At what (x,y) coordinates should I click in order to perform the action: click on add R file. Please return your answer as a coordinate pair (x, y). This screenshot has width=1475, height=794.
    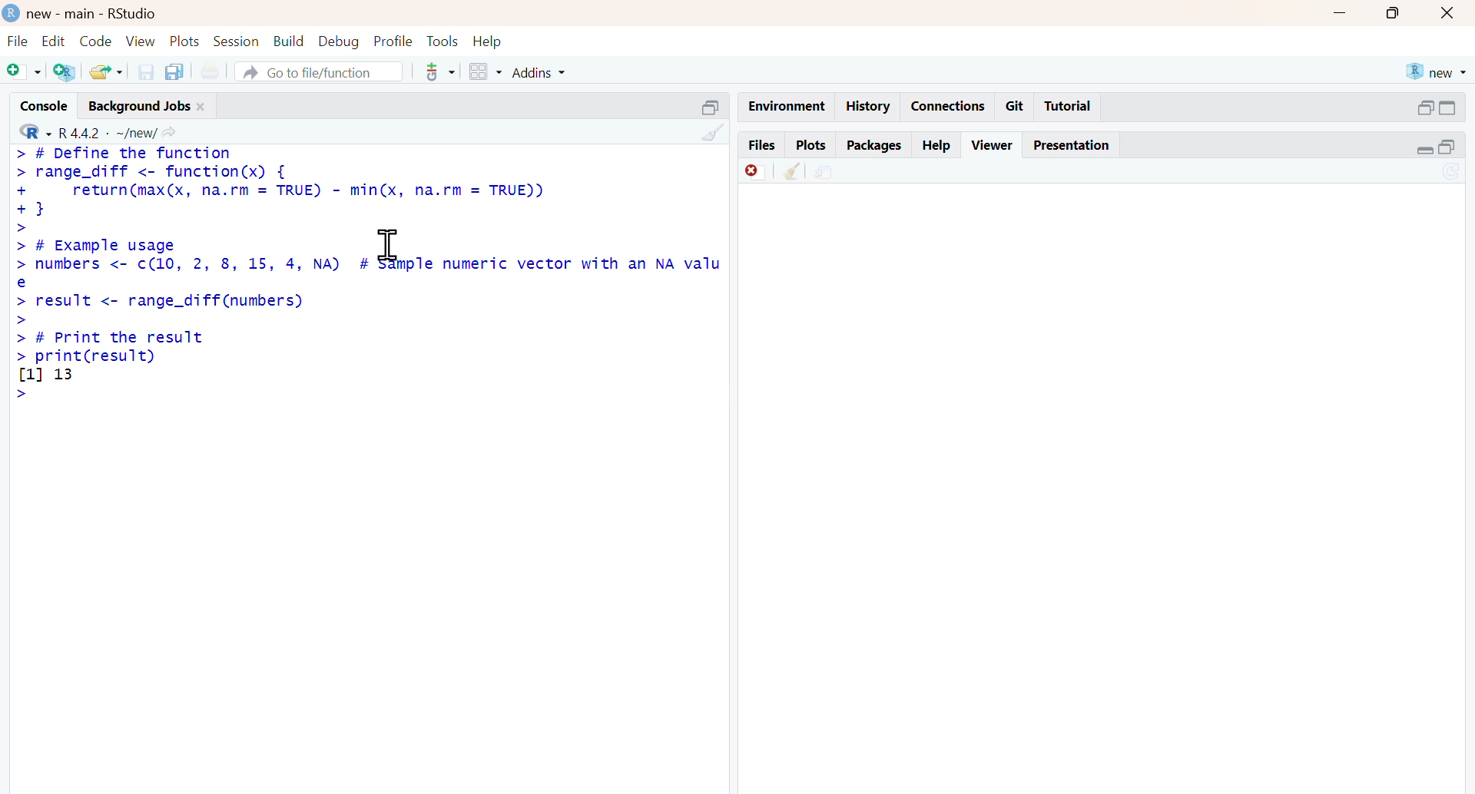
    Looking at the image, I should click on (66, 73).